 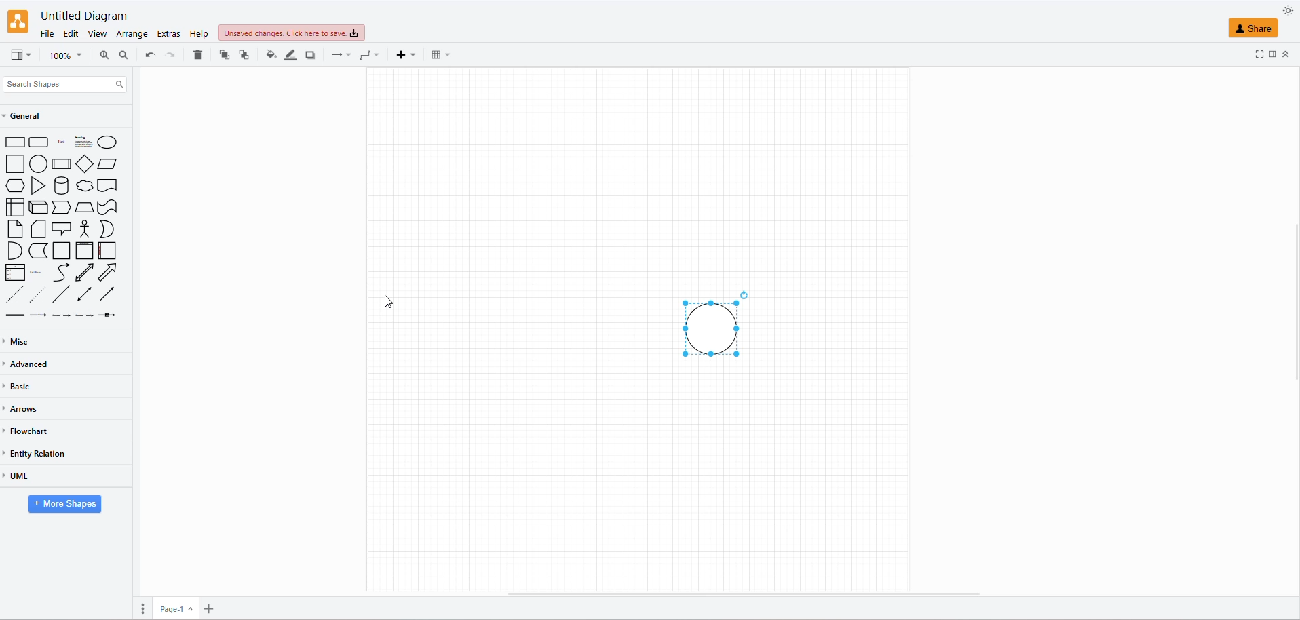 What do you see at coordinates (24, 410) in the screenshot?
I see `ARROWS` at bounding box center [24, 410].